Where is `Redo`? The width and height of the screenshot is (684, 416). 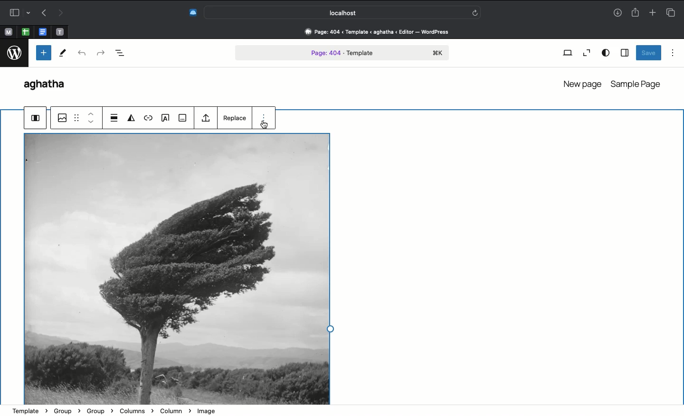
Redo is located at coordinates (59, 13).